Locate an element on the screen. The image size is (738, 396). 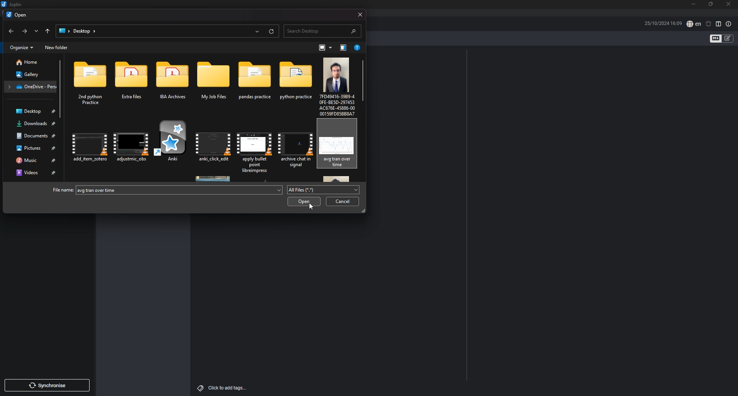
music is located at coordinates (32, 160).